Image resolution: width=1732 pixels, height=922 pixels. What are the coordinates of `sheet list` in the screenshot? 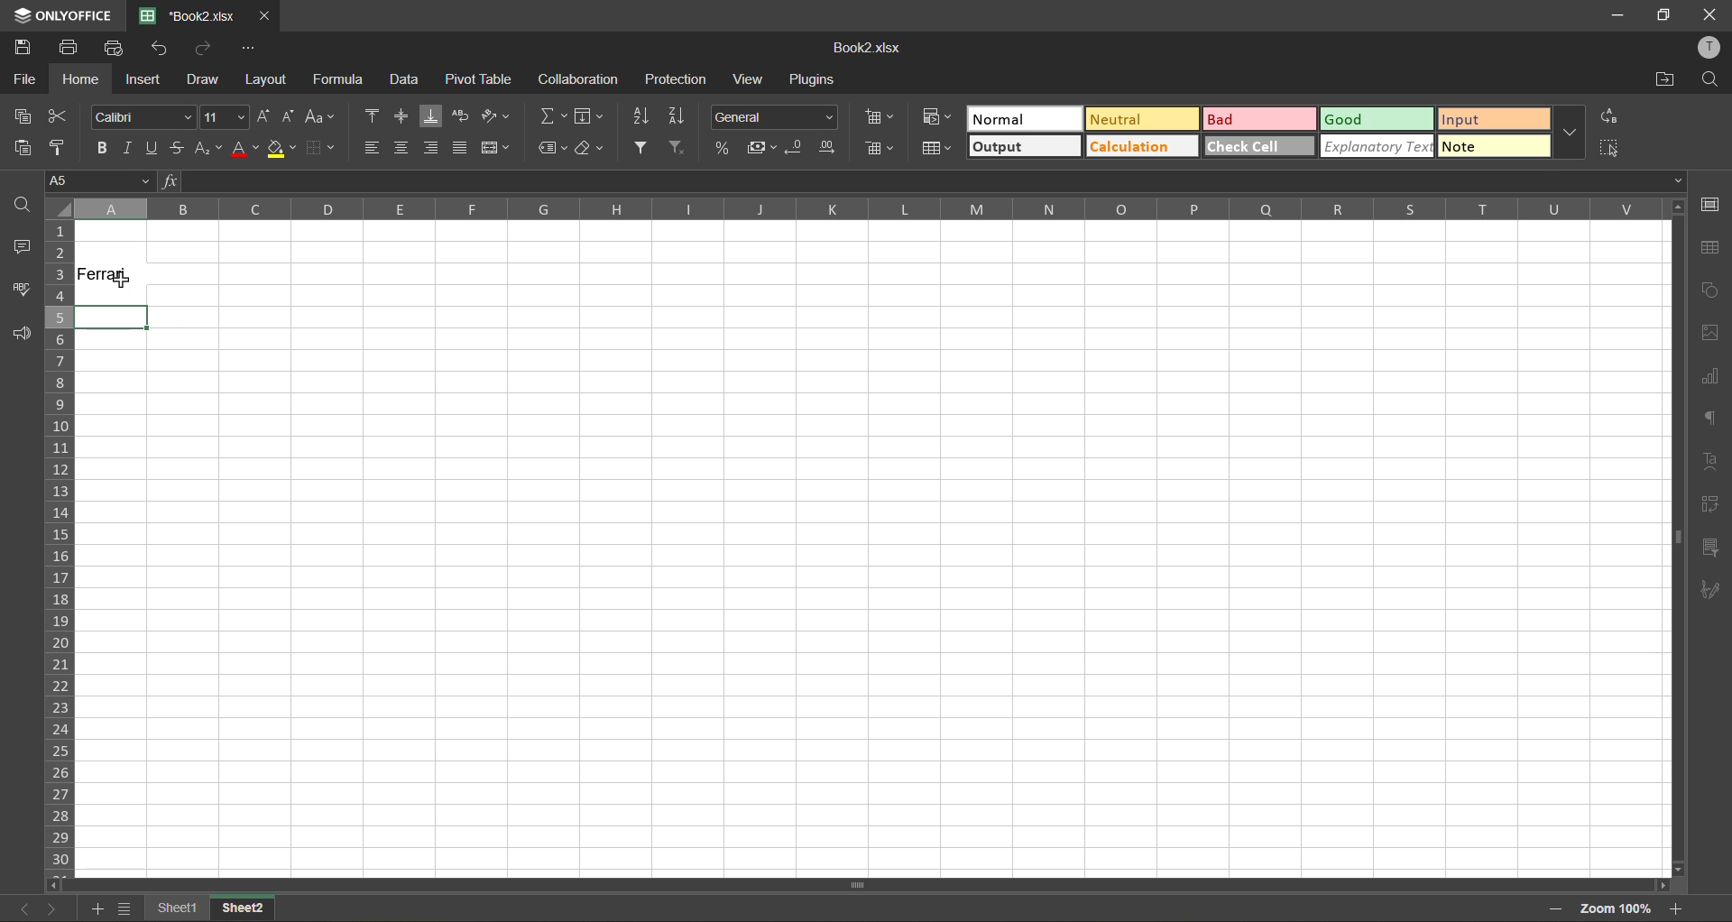 It's located at (124, 908).